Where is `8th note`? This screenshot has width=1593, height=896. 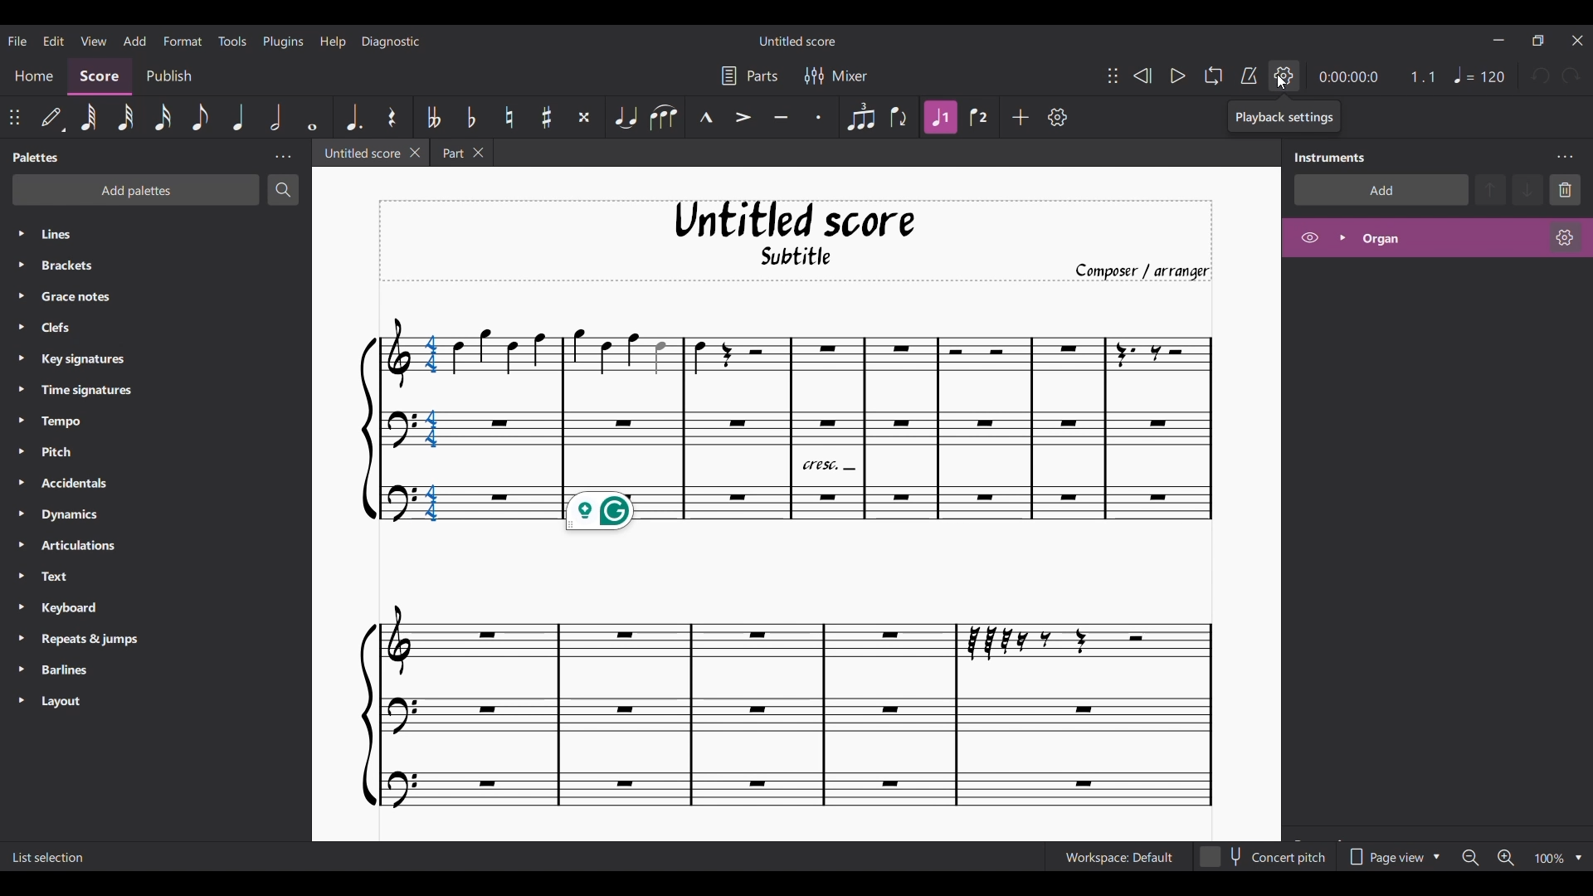 8th note is located at coordinates (199, 118).